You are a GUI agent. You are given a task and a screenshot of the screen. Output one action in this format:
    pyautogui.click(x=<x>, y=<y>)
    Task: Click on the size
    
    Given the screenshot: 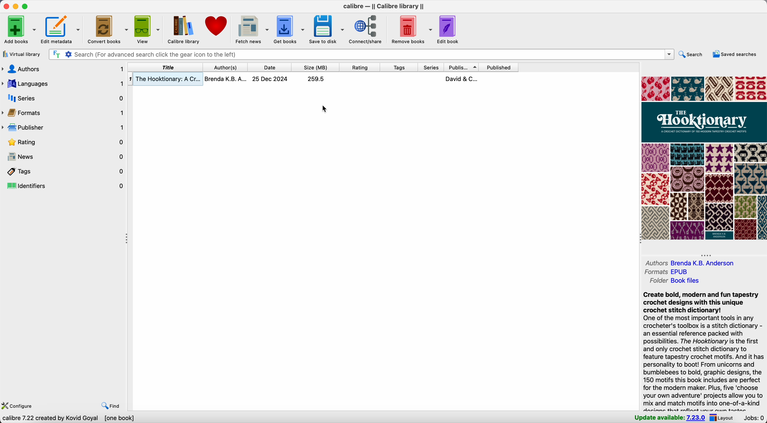 What is the action you would take?
    pyautogui.click(x=316, y=67)
    